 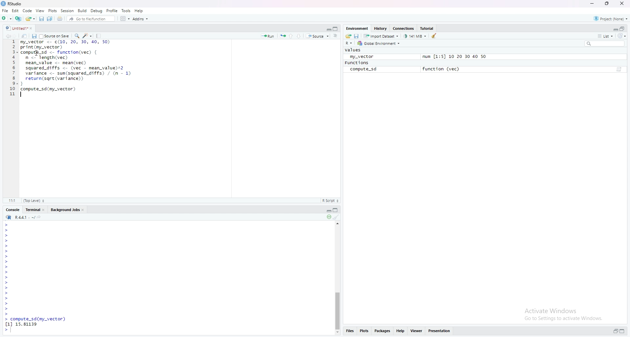 I want to click on Connections, so click(x=404, y=28).